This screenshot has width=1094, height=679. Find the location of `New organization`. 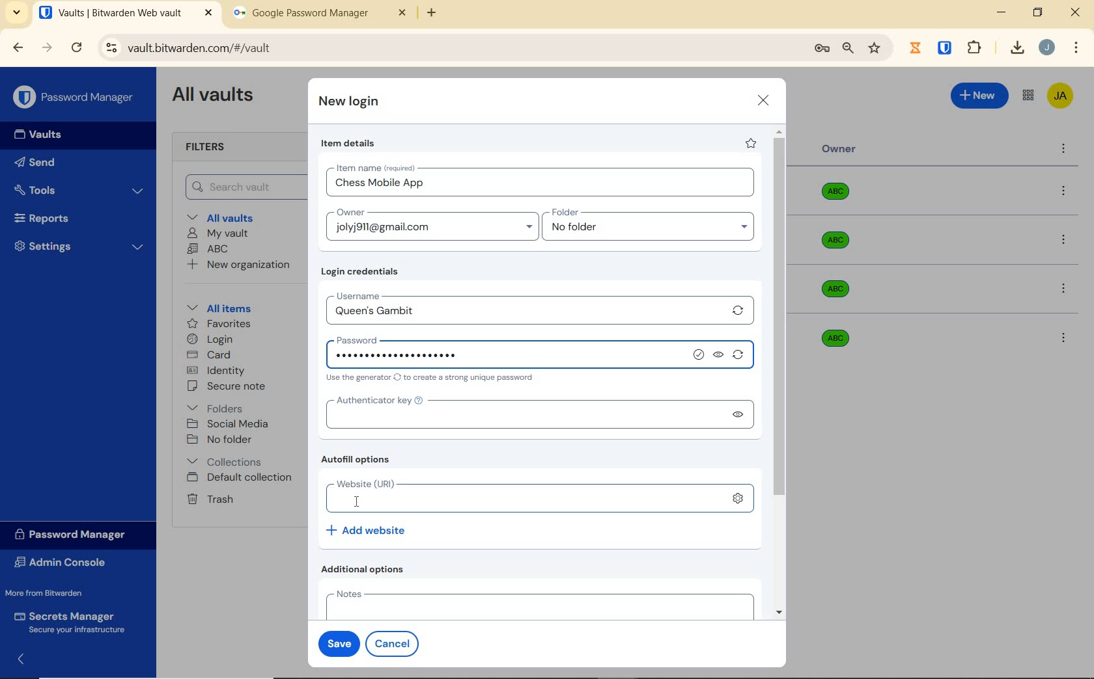

New organization is located at coordinates (237, 265).